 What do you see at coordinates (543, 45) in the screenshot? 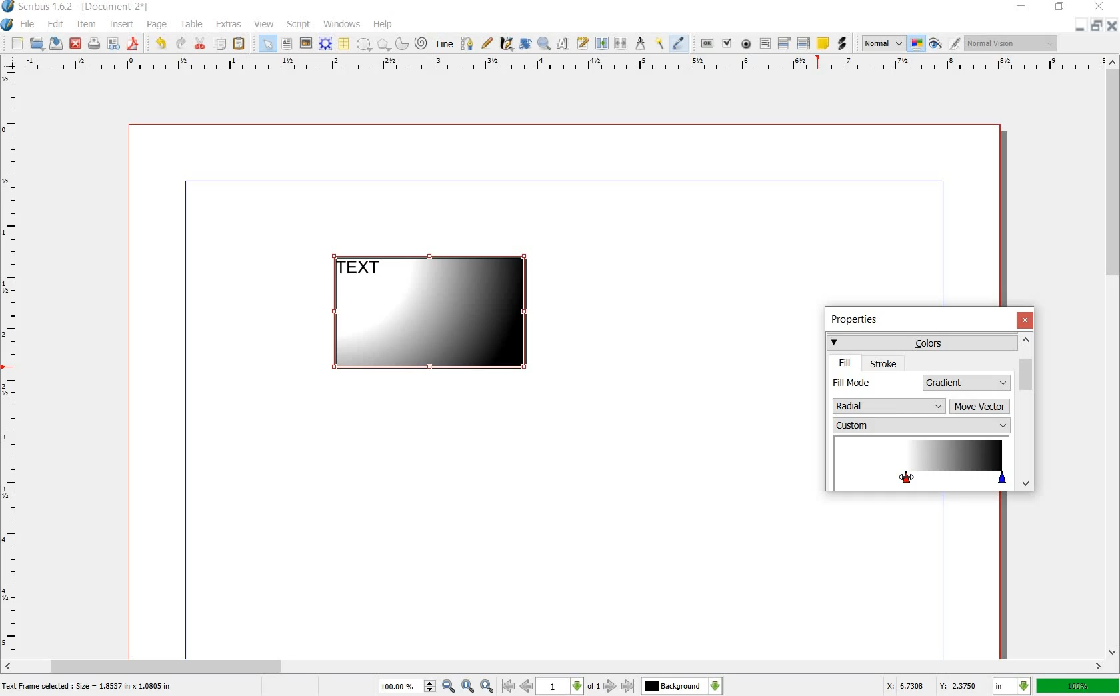
I see `zoom in or out` at bounding box center [543, 45].